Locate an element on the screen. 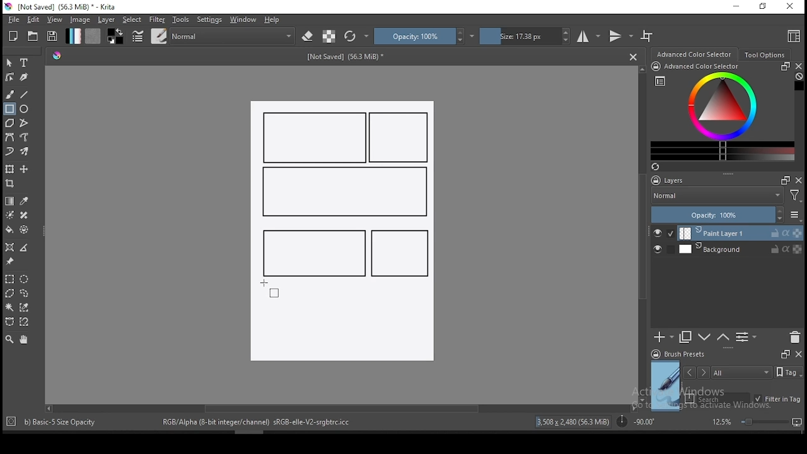 Image resolution: width=807 pixels, height=454 pixels. Frames is located at coordinates (785, 354).